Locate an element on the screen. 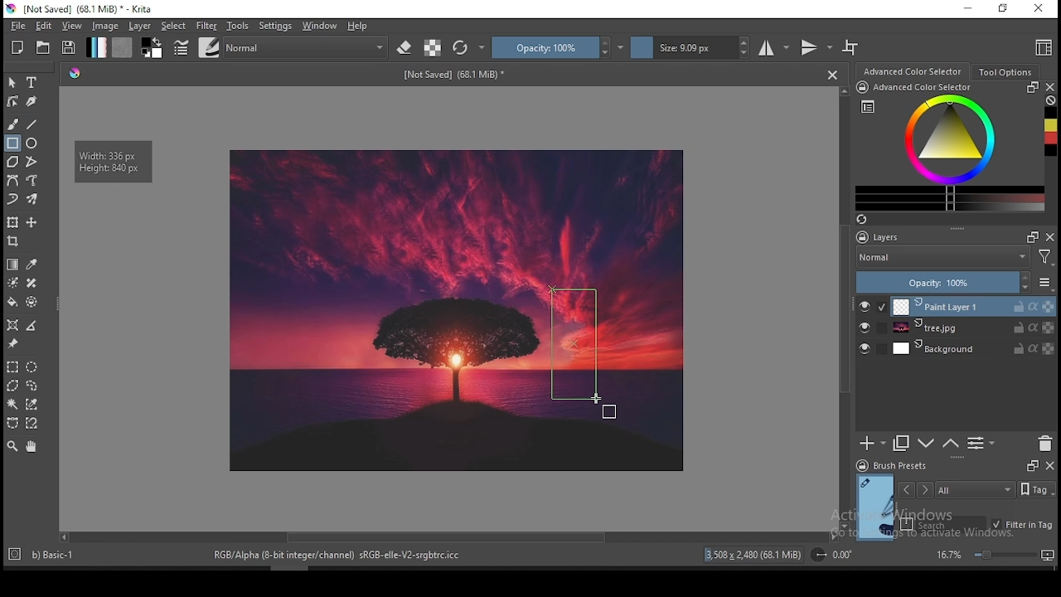  blending mode is located at coordinates (957, 257).